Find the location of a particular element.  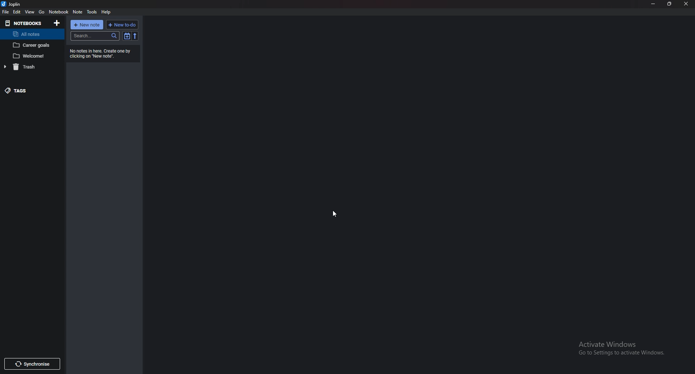

resize is located at coordinates (669, 4).